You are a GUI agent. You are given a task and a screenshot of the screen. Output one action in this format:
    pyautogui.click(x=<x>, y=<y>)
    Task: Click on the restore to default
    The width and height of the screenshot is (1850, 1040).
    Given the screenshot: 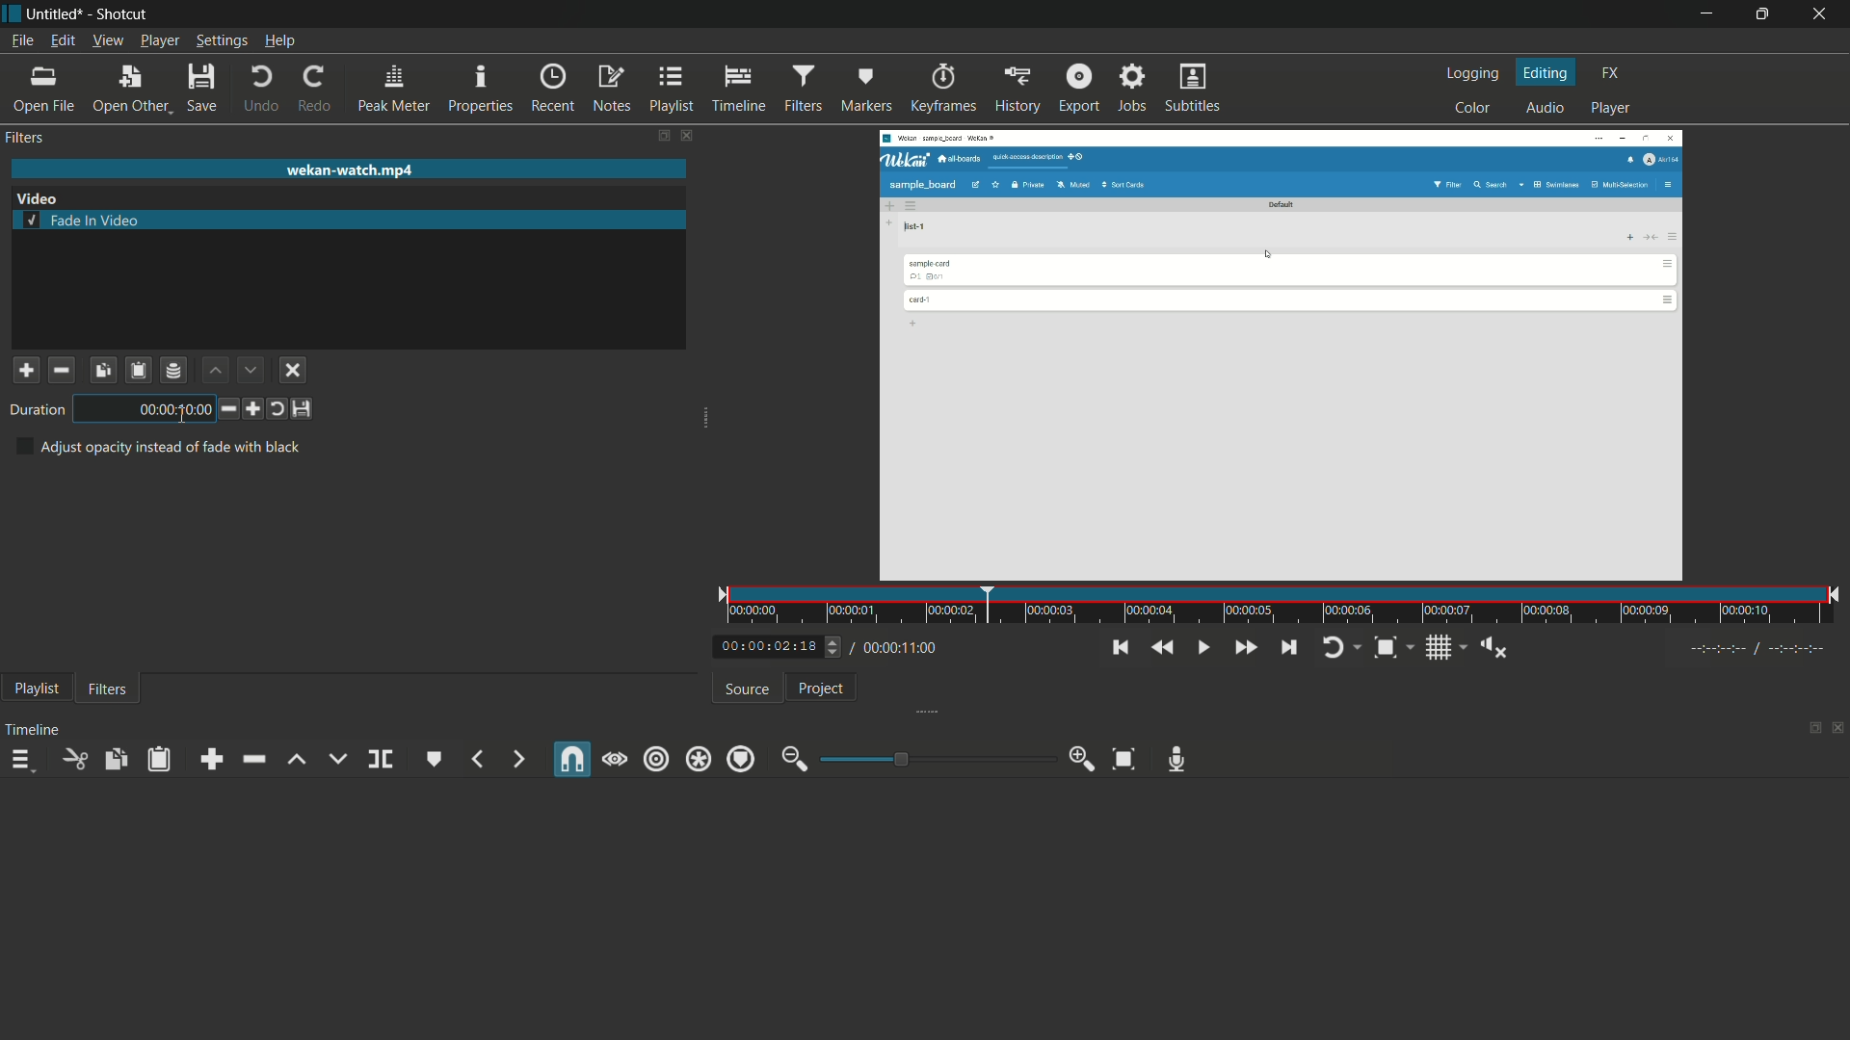 What is the action you would take?
    pyautogui.click(x=277, y=408)
    